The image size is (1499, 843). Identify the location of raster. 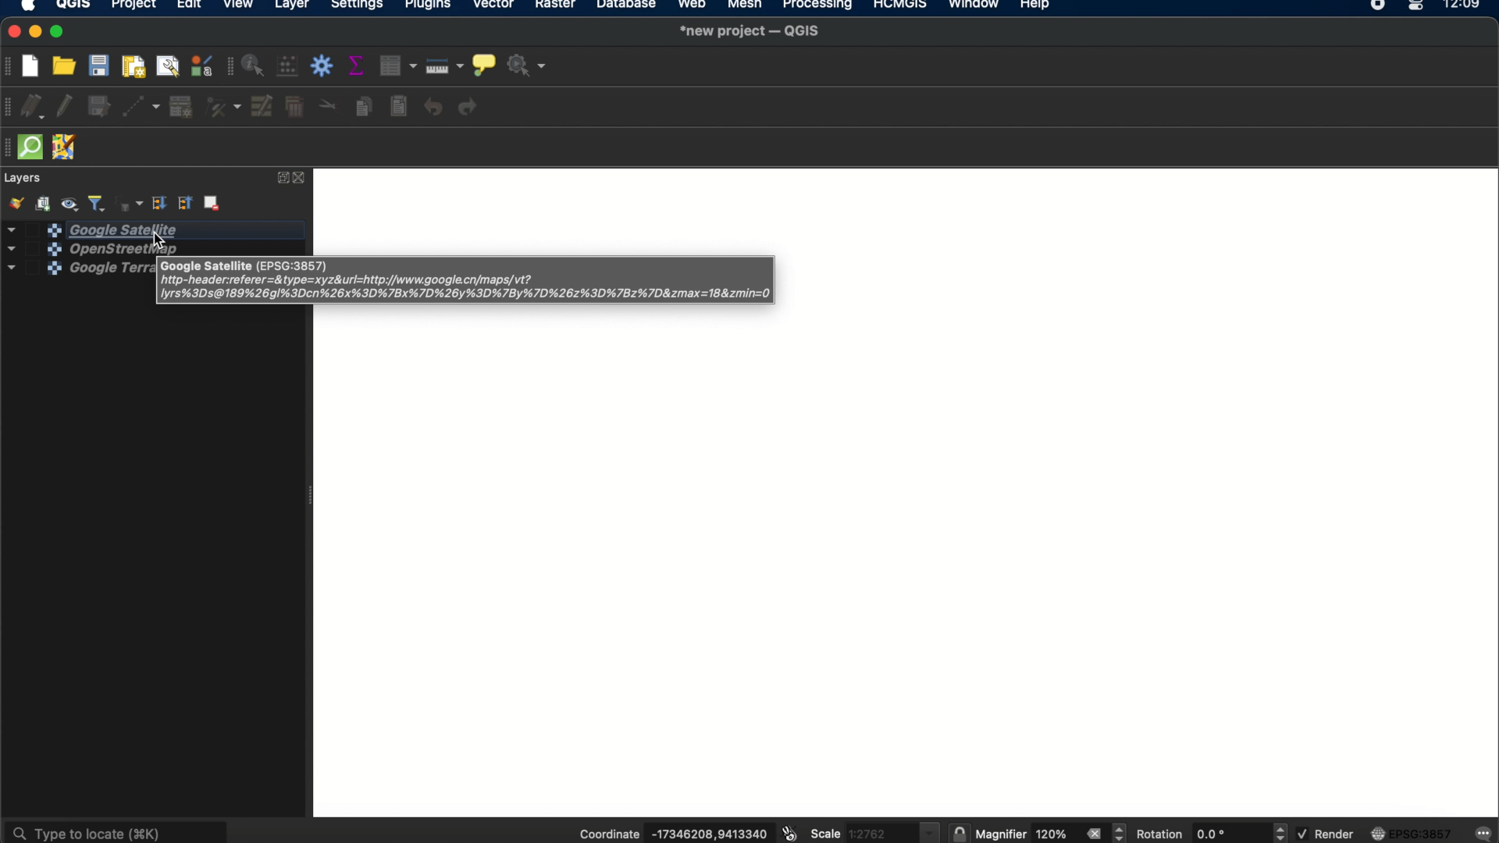
(558, 7).